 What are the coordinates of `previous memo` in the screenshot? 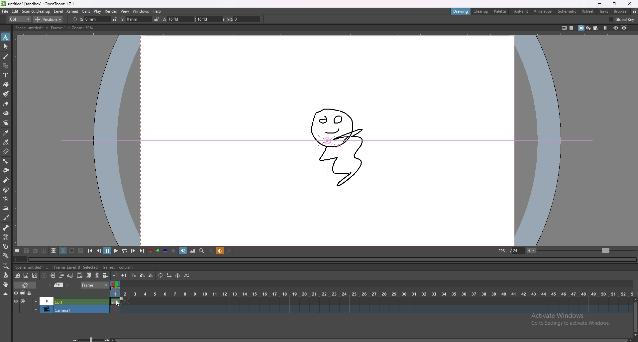 It's located at (50, 285).